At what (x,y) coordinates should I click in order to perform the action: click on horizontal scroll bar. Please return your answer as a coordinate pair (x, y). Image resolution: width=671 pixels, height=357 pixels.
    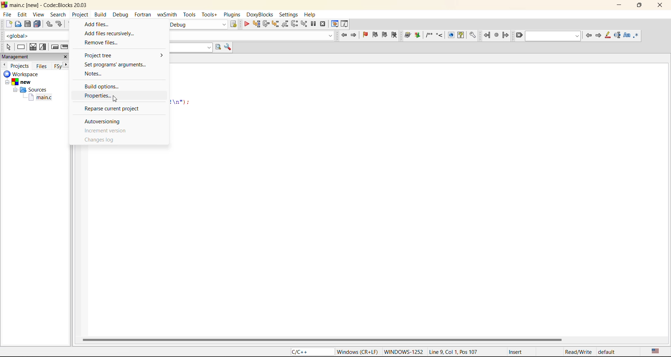
    Looking at the image, I should click on (323, 339).